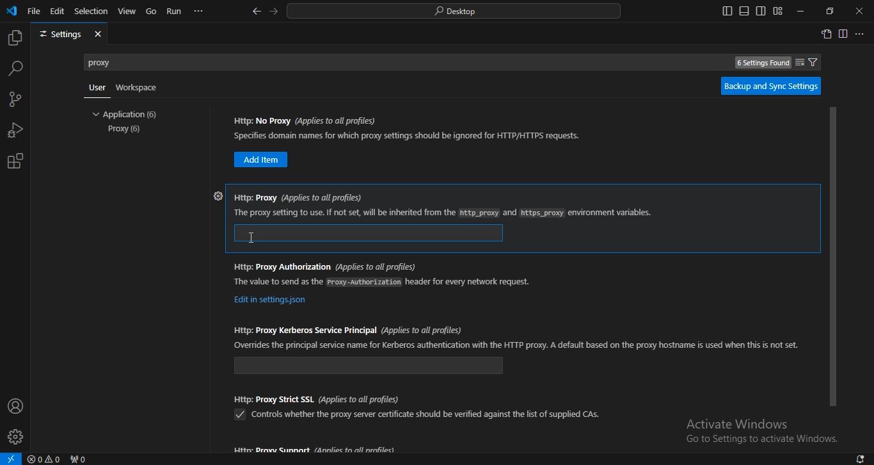 The width and height of the screenshot is (874, 465). What do you see at coordinates (16, 99) in the screenshot?
I see `source control` at bounding box center [16, 99].